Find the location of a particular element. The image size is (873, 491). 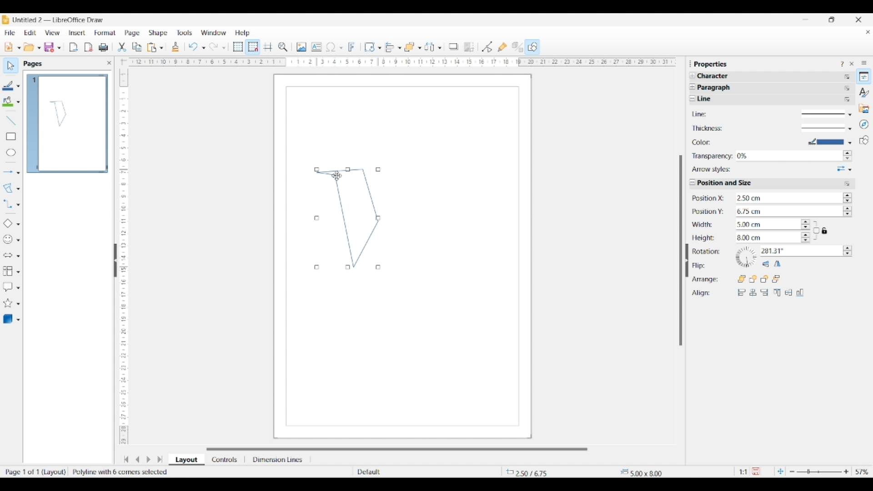

Connector options is located at coordinates (18, 205).